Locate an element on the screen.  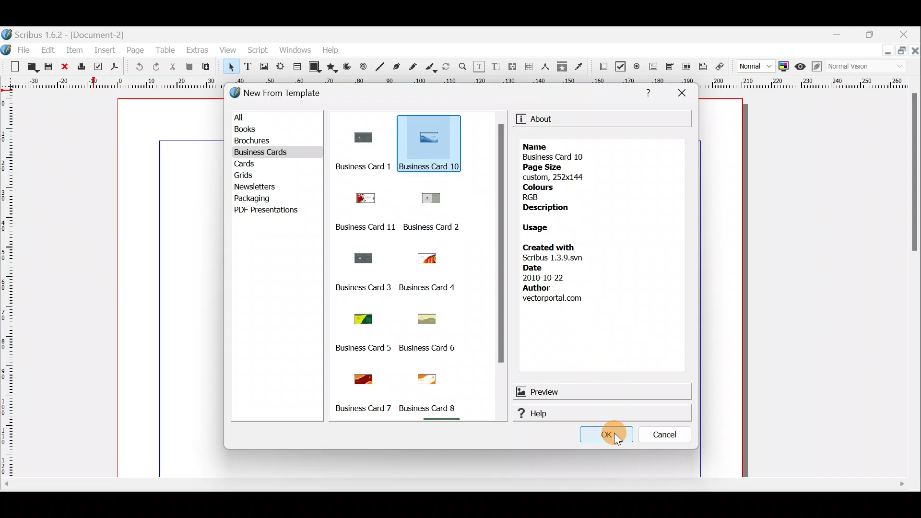
About is located at coordinates (545, 119).